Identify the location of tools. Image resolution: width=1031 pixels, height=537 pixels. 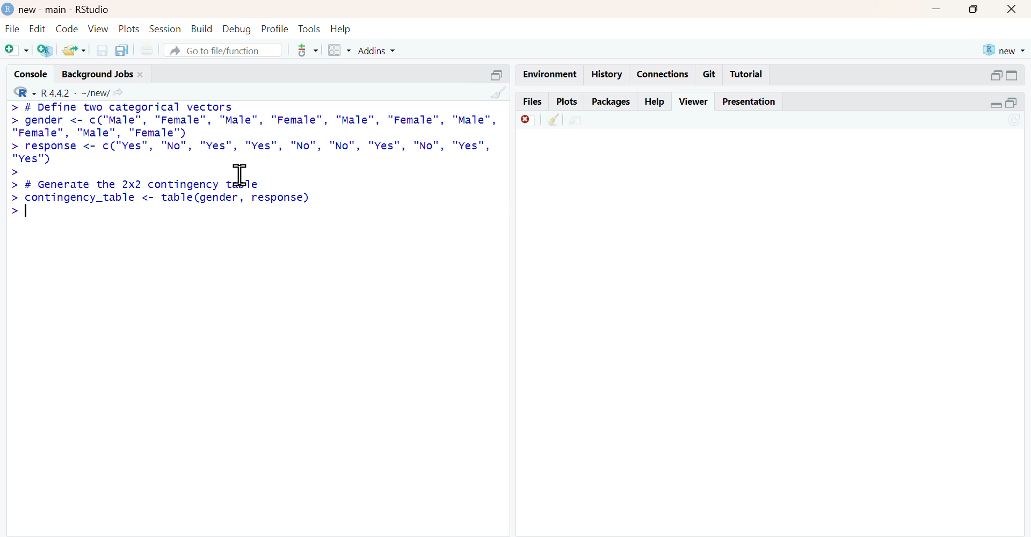
(309, 50).